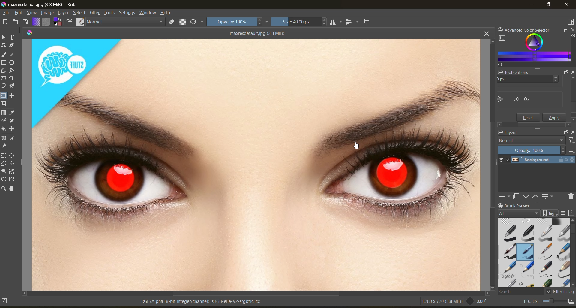 The image size is (576, 308). What do you see at coordinates (33, 13) in the screenshot?
I see `view` at bounding box center [33, 13].